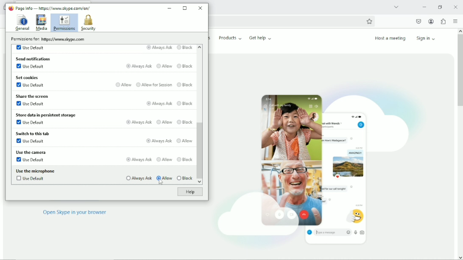 The height and width of the screenshot is (260, 463). Describe the element at coordinates (139, 66) in the screenshot. I see `Always ask` at that location.